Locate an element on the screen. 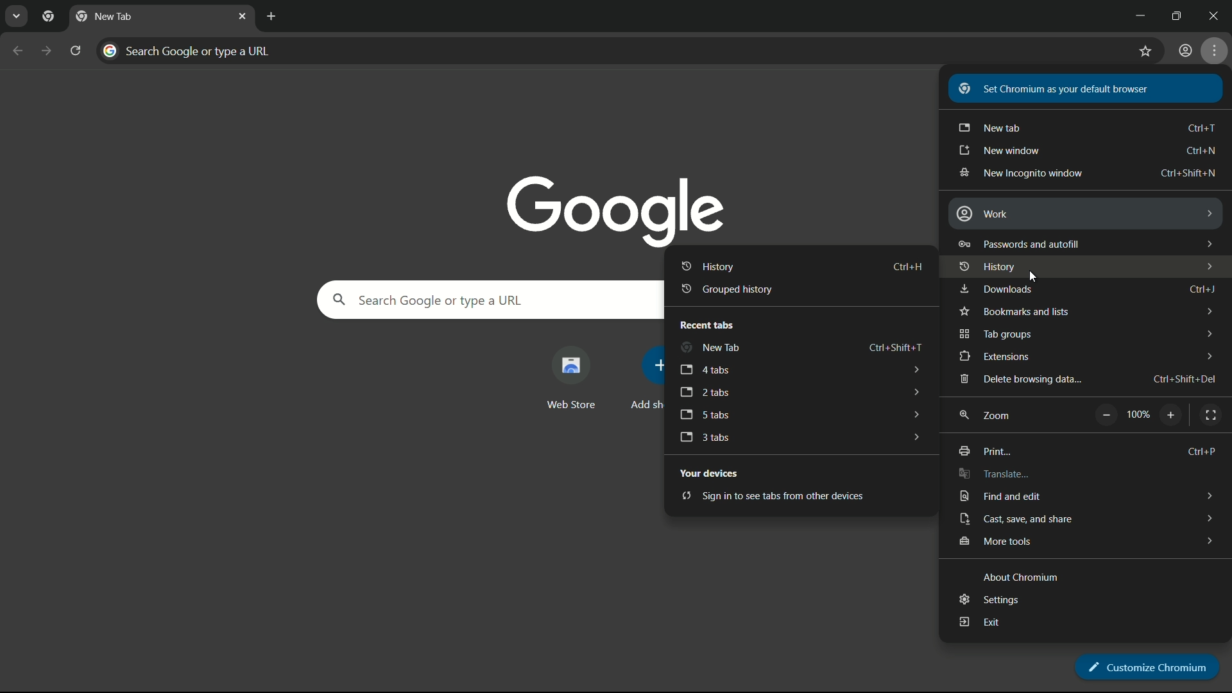 This screenshot has width=1232, height=693. shortcut keys is located at coordinates (1201, 128).